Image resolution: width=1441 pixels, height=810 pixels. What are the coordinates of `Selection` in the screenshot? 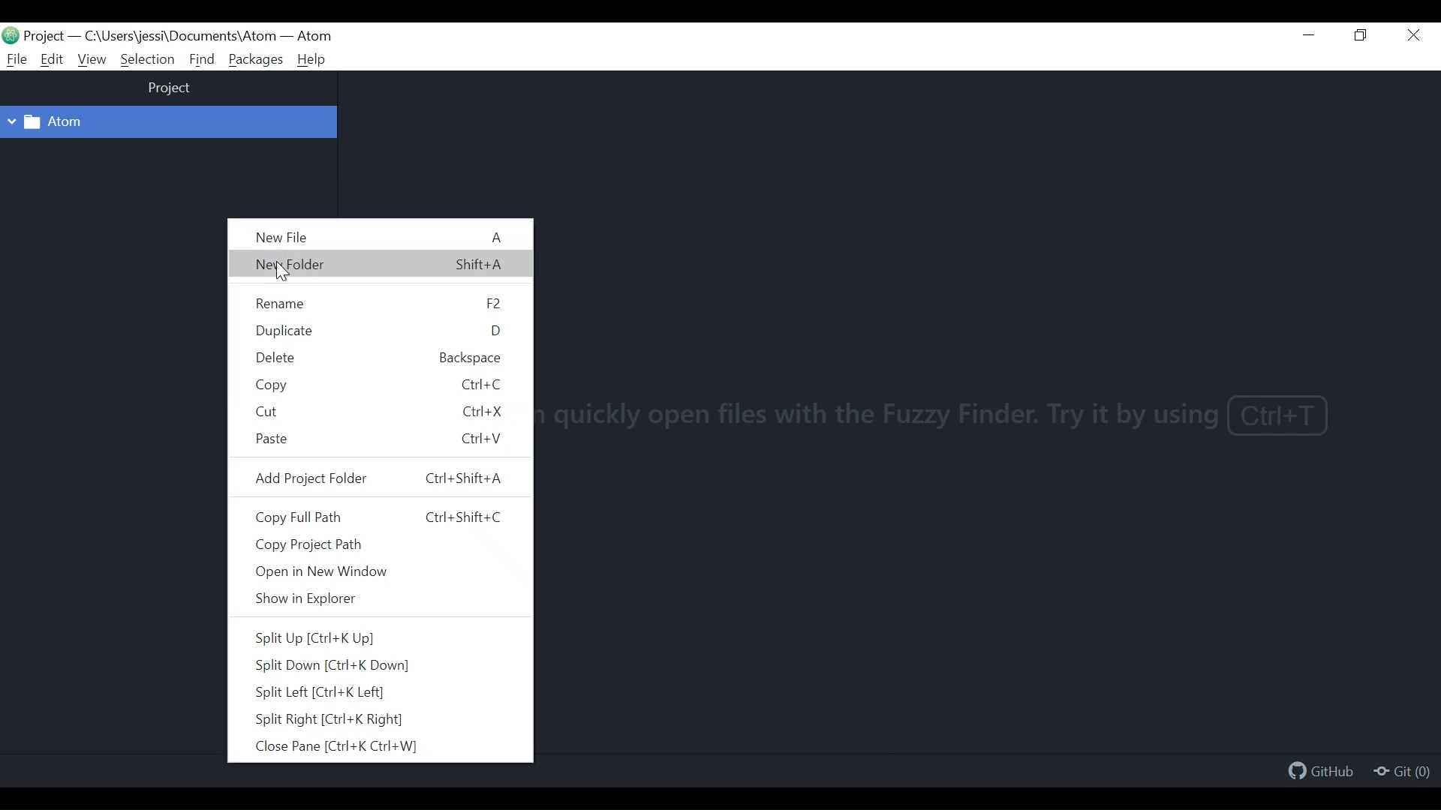 It's located at (147, 59).